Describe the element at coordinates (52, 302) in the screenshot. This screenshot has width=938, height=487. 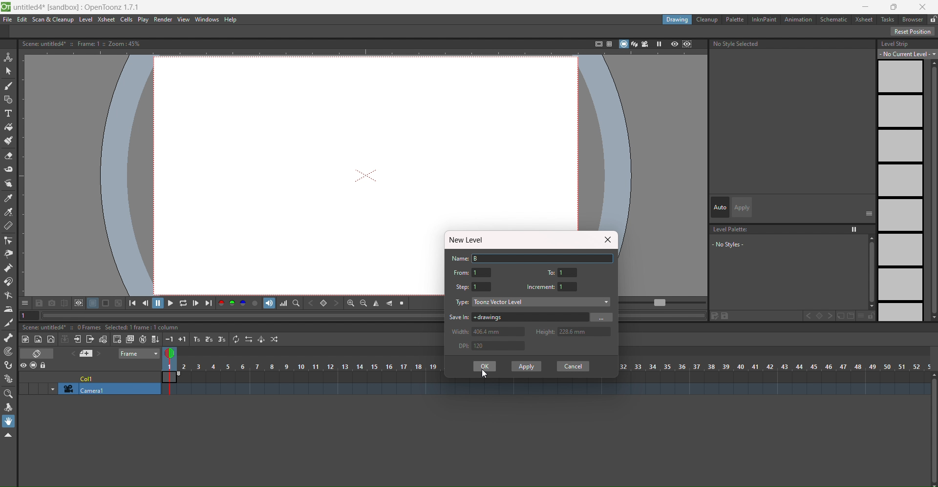
I see `tool` at that location.